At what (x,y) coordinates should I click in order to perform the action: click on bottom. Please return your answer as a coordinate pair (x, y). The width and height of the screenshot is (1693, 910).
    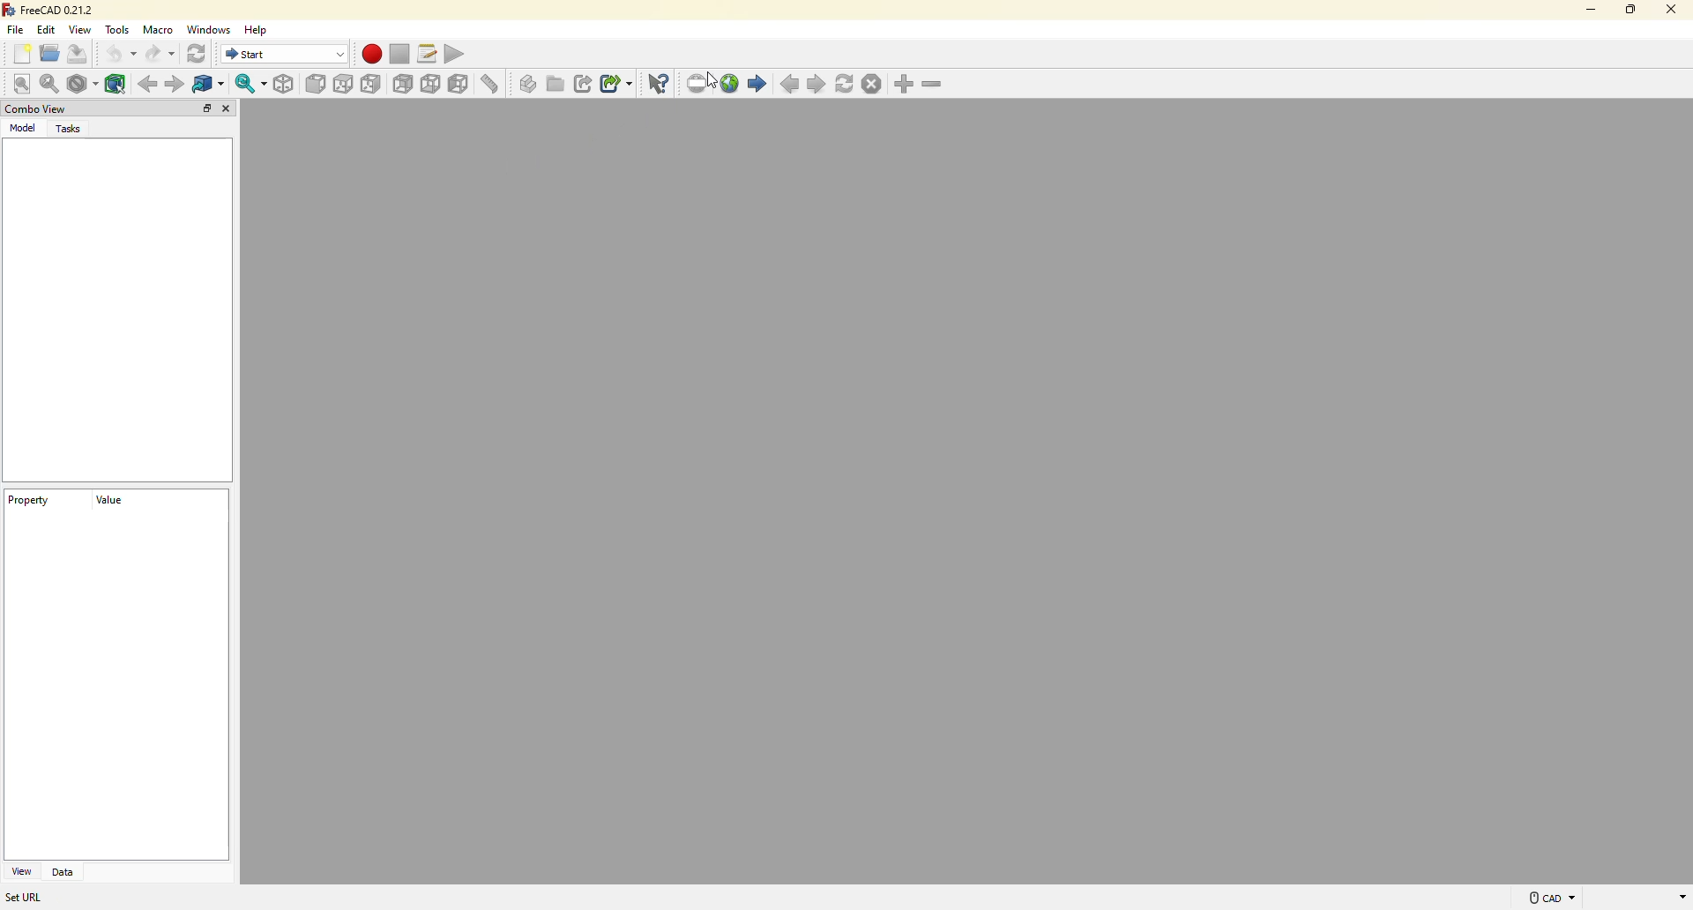
    Looking at the image, I should click on (432, 84).